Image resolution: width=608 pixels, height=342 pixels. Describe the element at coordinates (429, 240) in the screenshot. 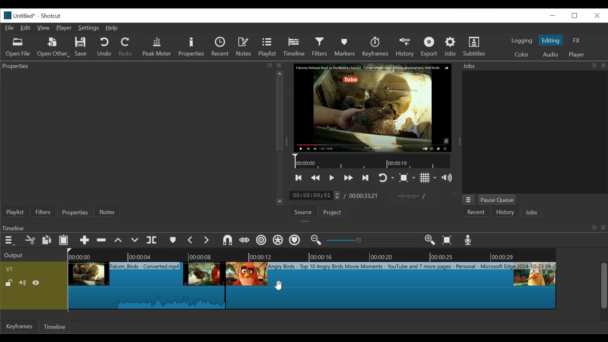

I see `Zoom in` at that location.